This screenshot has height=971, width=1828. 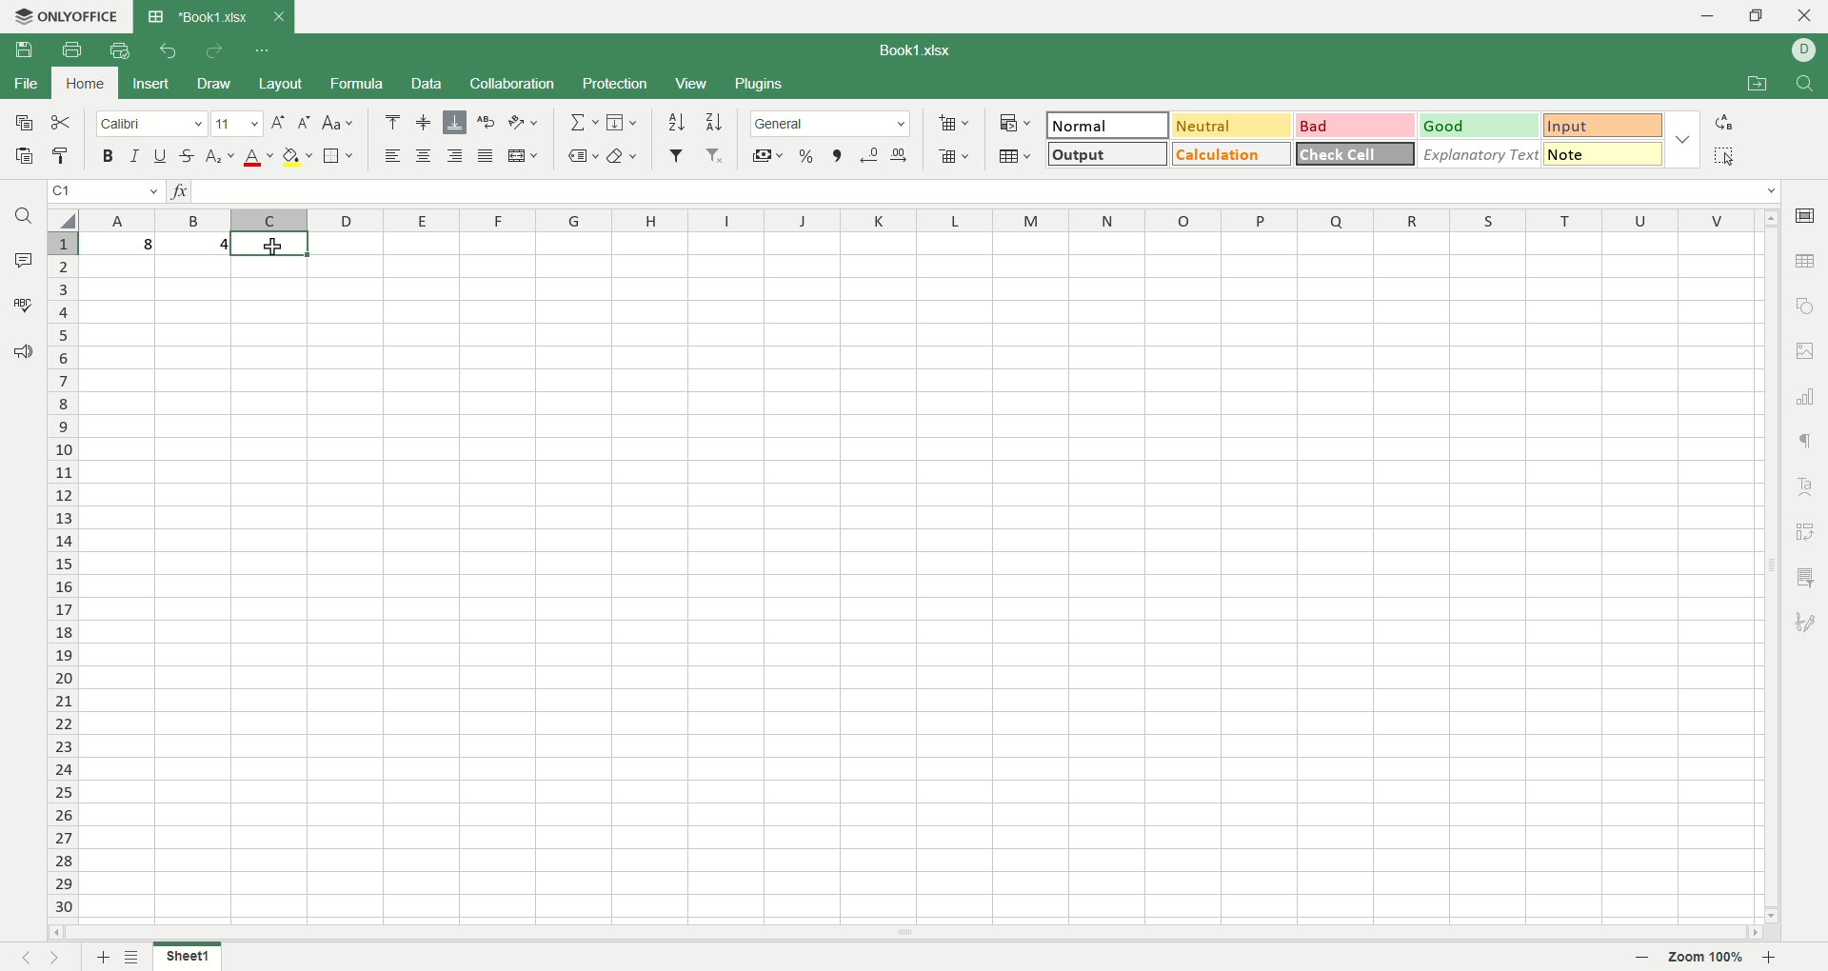 I want to click on increase font size, so click(x=278, y=122).